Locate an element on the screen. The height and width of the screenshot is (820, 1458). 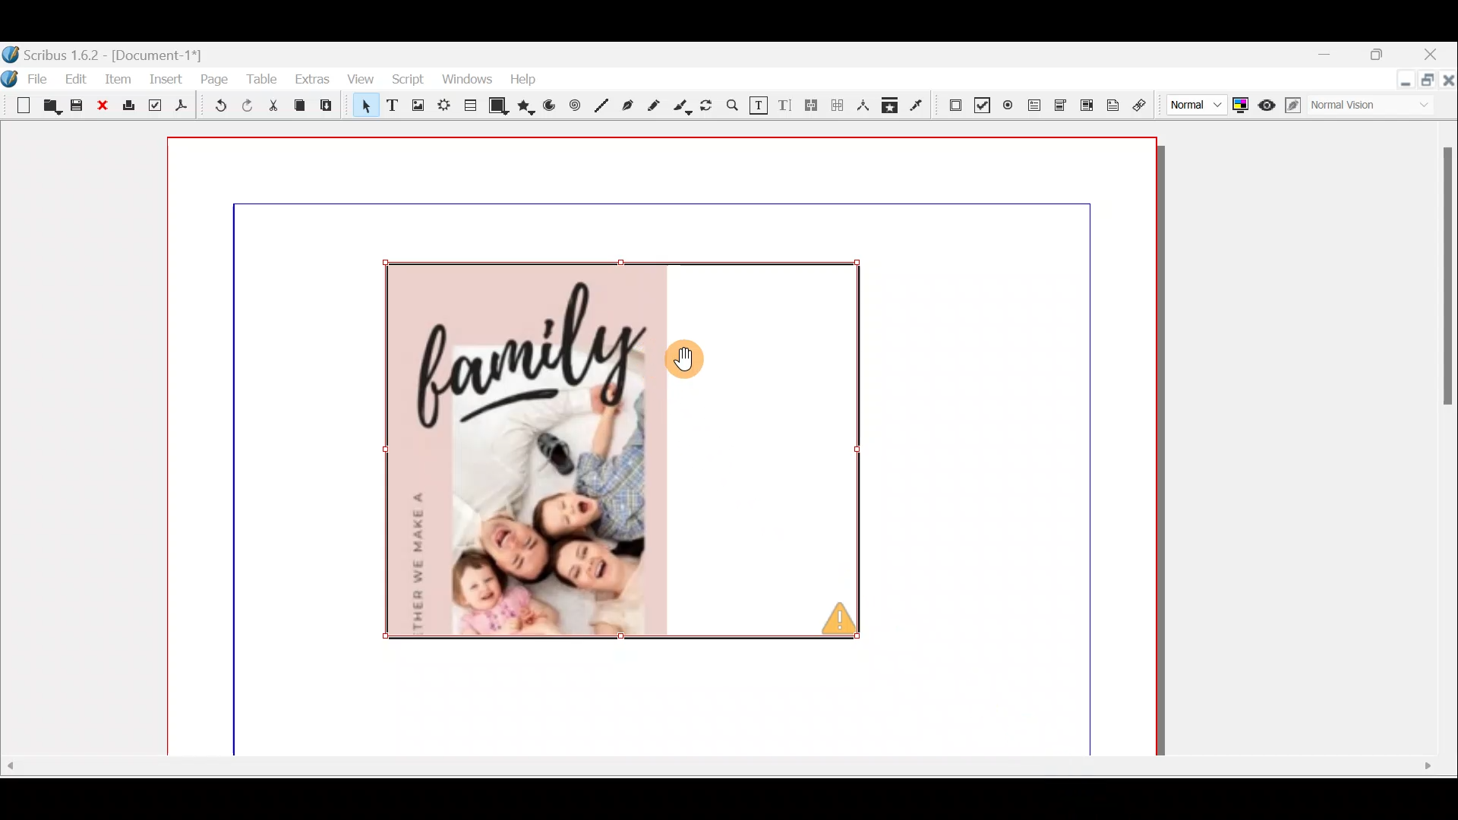
Logo is located at coordinates (11, 77).